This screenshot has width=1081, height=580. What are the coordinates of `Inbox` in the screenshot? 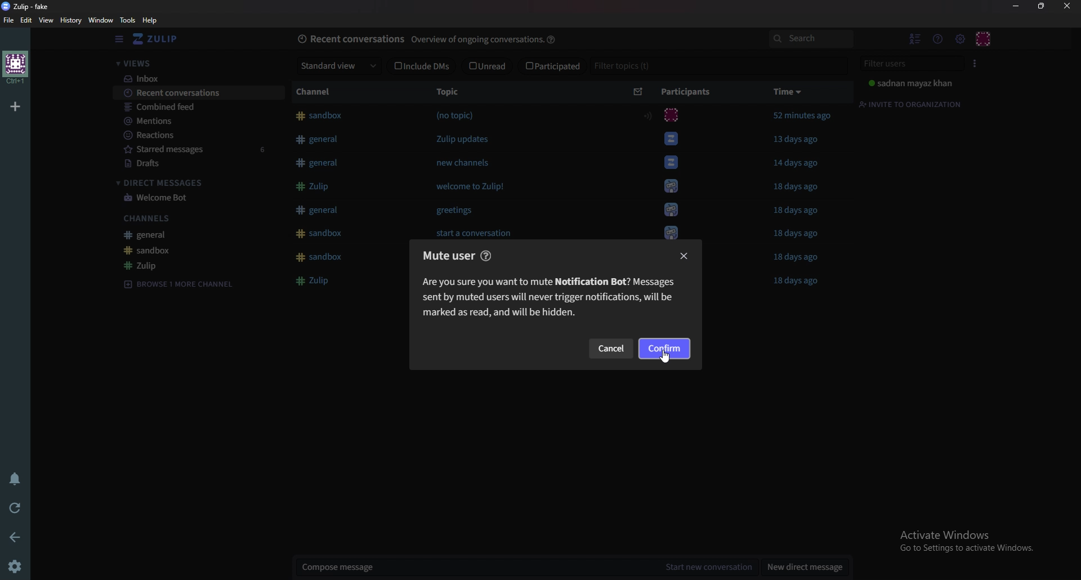 It's located at (195, 79).